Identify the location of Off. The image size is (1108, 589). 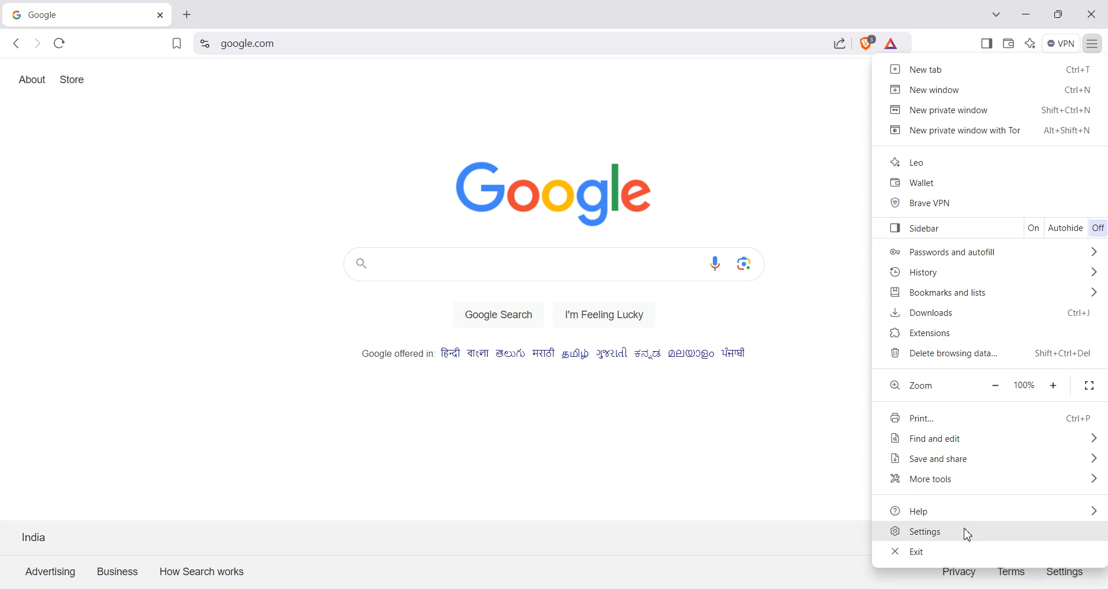
(1098, 229).